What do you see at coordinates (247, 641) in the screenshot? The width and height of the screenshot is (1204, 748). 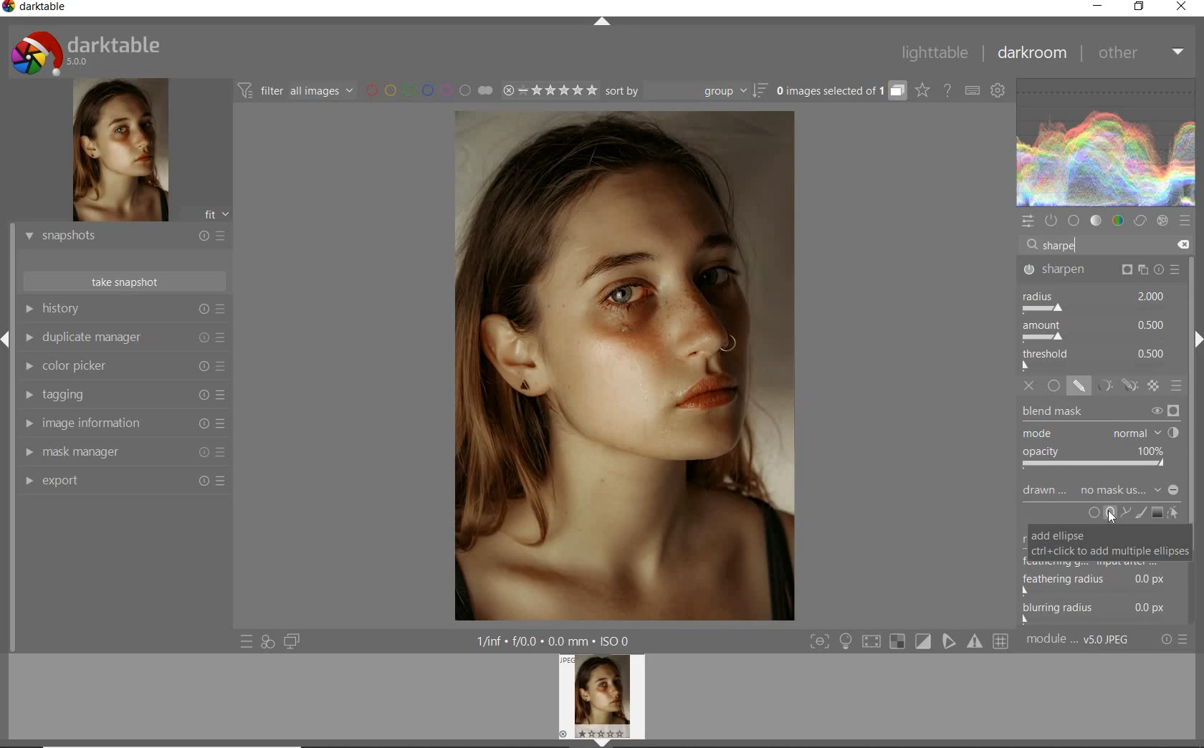 I see `quick access to presets` at bounding box center [247, 641].